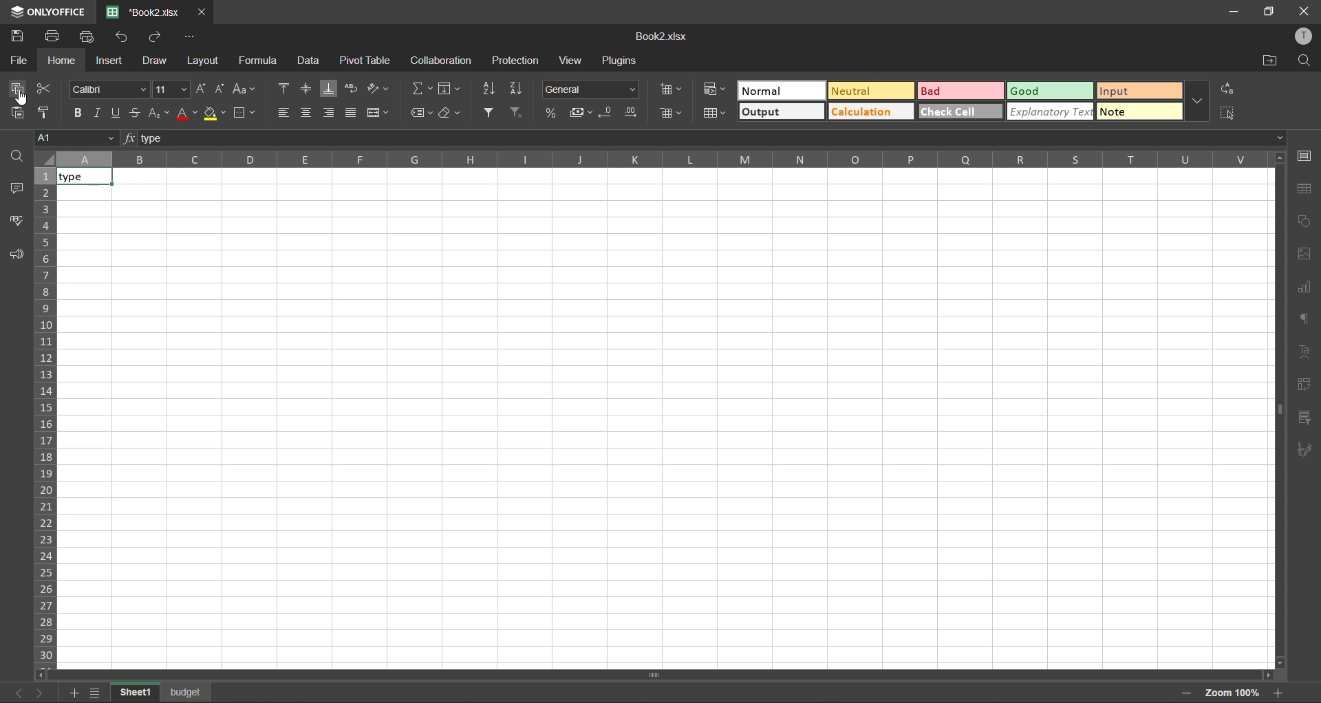 Image resolution: width=1321 pixels, height=703 pixels. I want to click on maximize, so click(1269, 10).